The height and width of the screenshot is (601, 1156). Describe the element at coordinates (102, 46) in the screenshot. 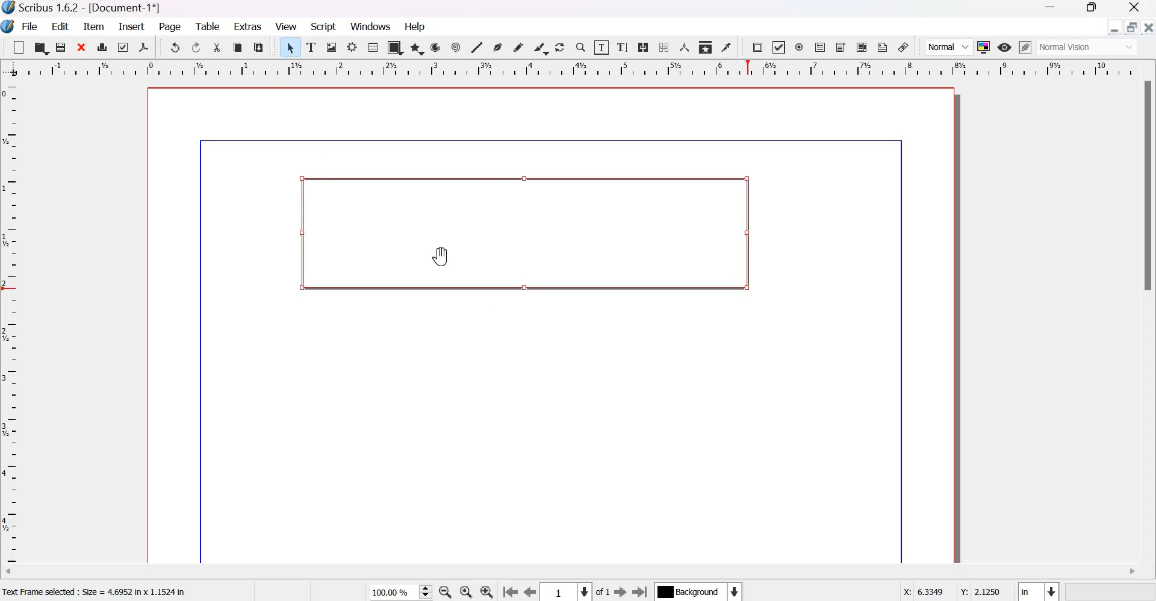

I see `print` at that location.